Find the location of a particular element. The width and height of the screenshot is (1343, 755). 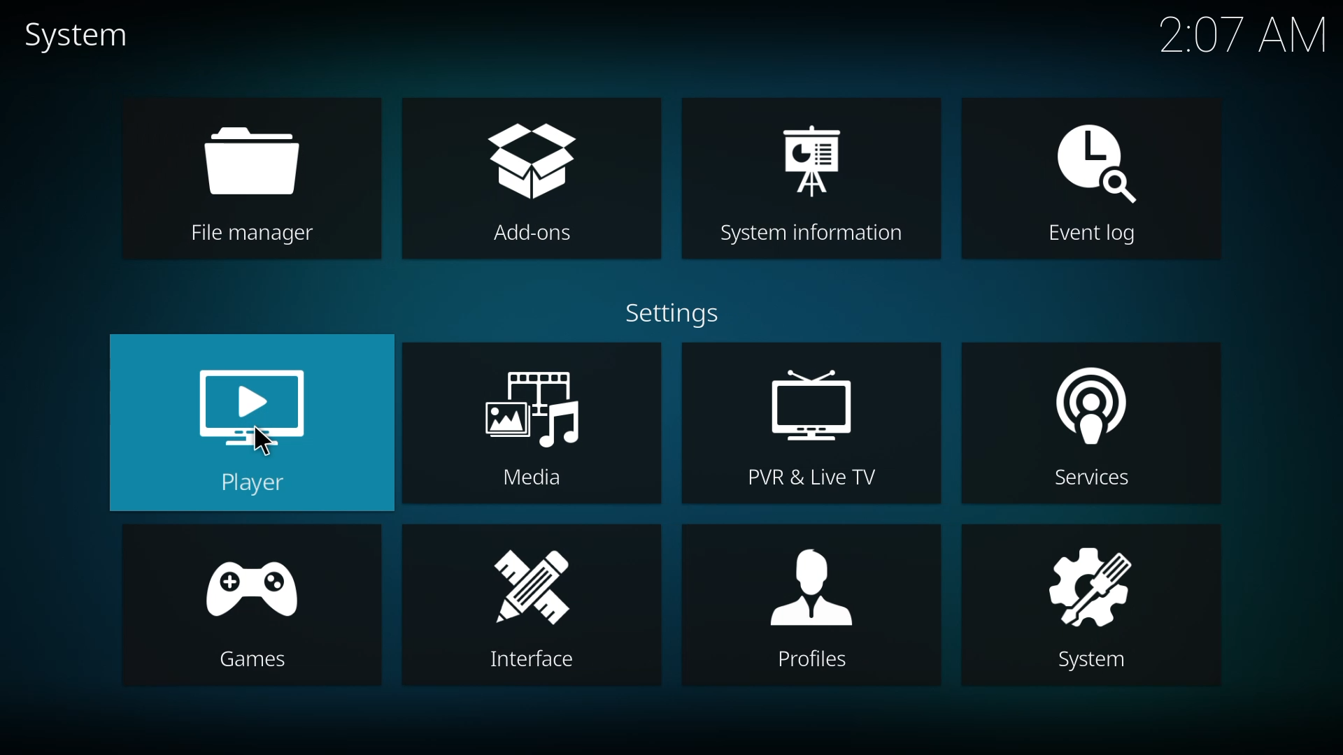

profiles is located at coordinates (816, 604).